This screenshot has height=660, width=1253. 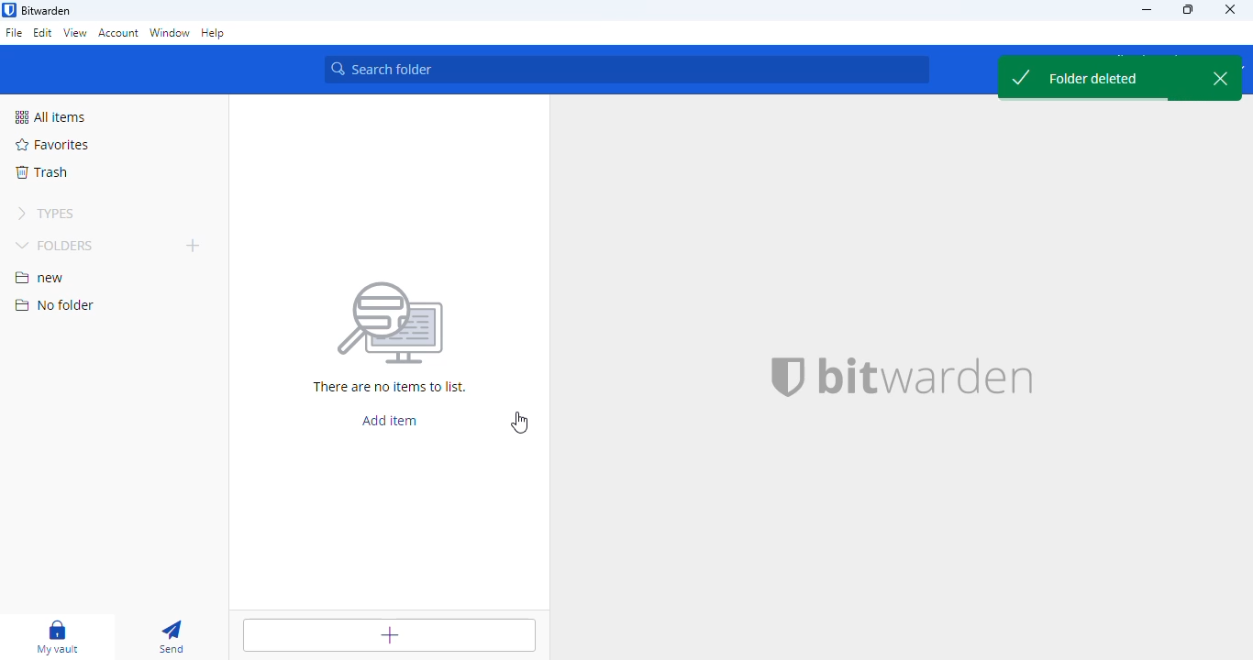 I want to click on bitwarden logo, so click(x=786, y=374).